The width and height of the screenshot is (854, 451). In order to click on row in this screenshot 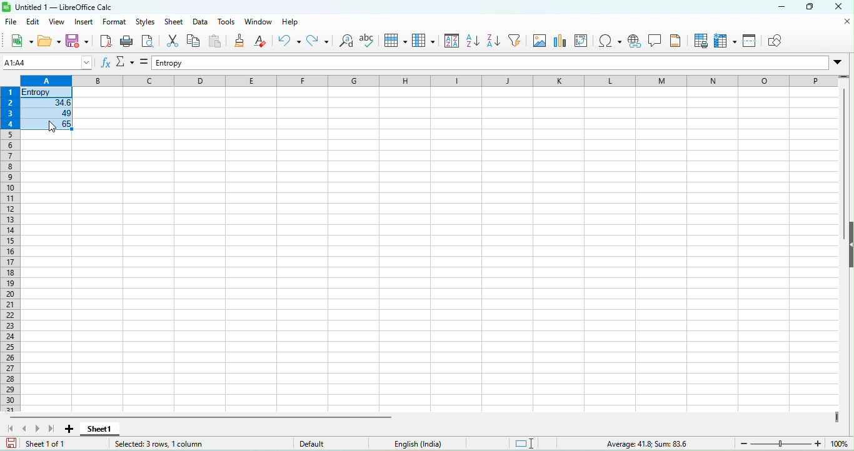, I will do `click(394, 40)`.